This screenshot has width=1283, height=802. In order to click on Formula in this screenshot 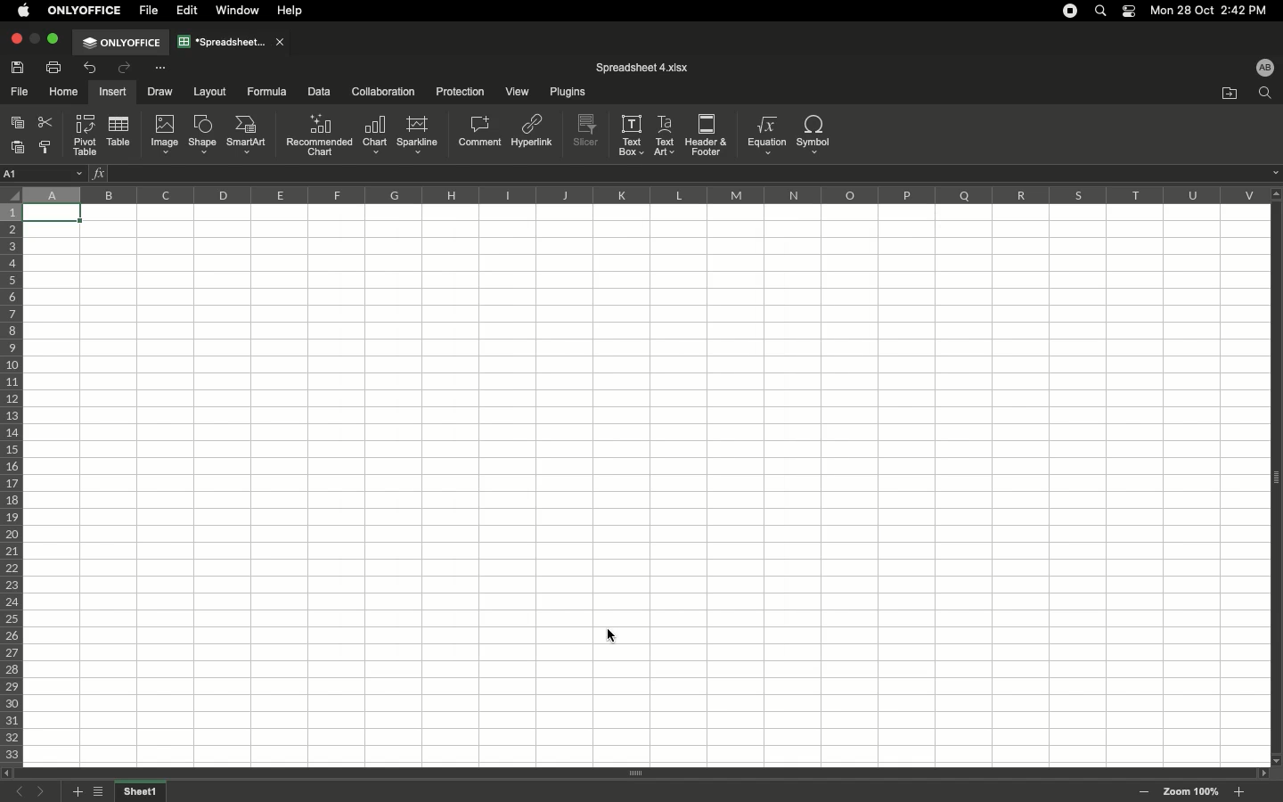, I will do `click(265, 91)`.